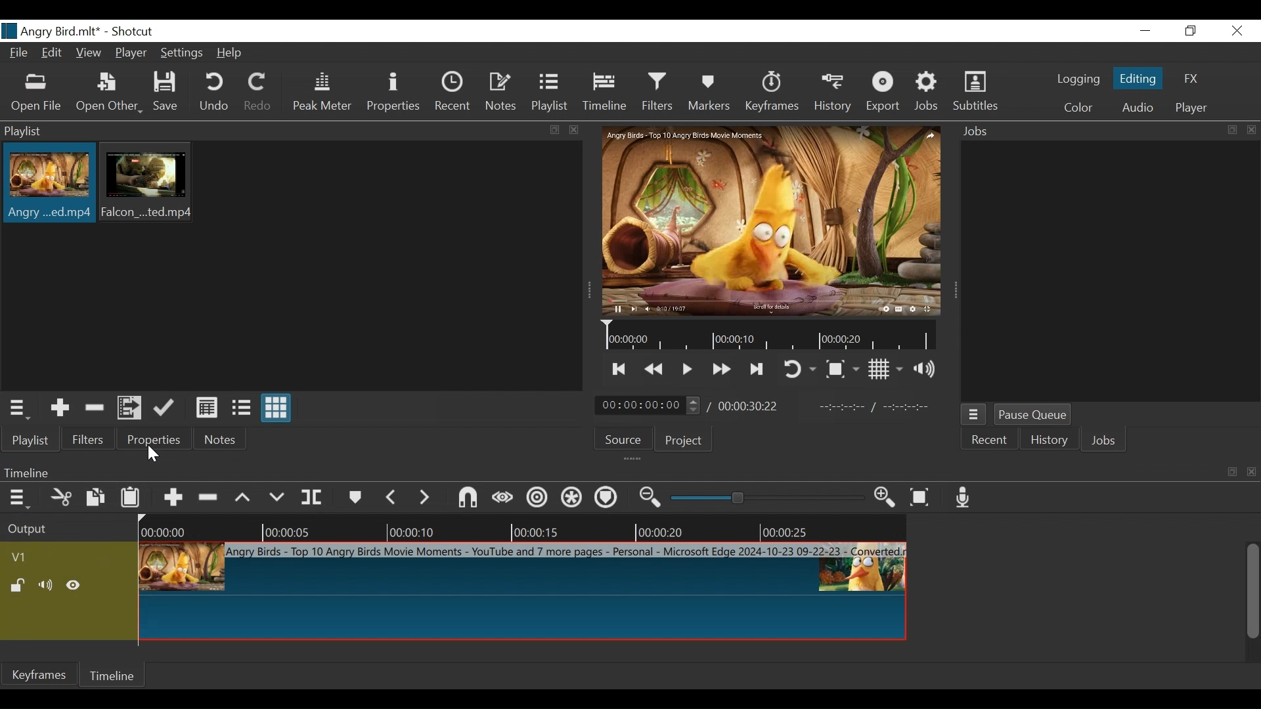 This screenshot has height=709, width=1261. What do you see at coordinates (21, 53) in the screenshot?
I see `File` at bounding box center [21, 53].